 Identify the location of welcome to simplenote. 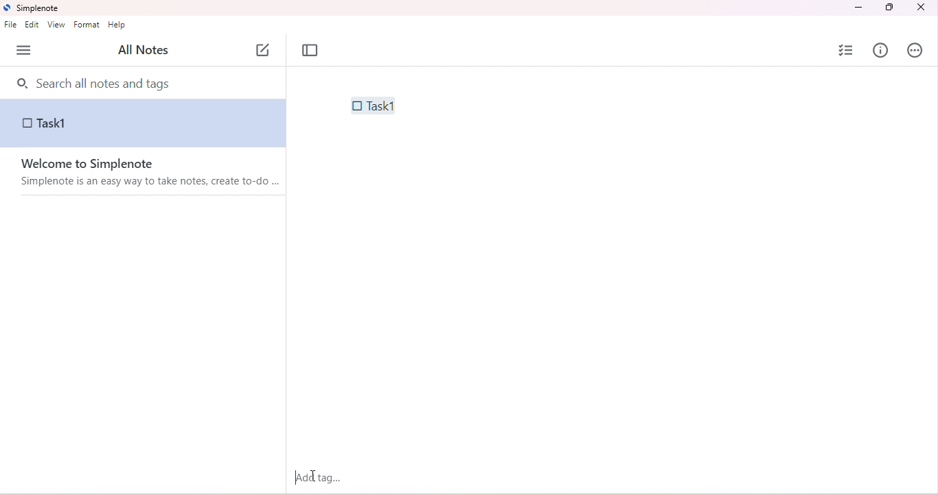
(98, 165).